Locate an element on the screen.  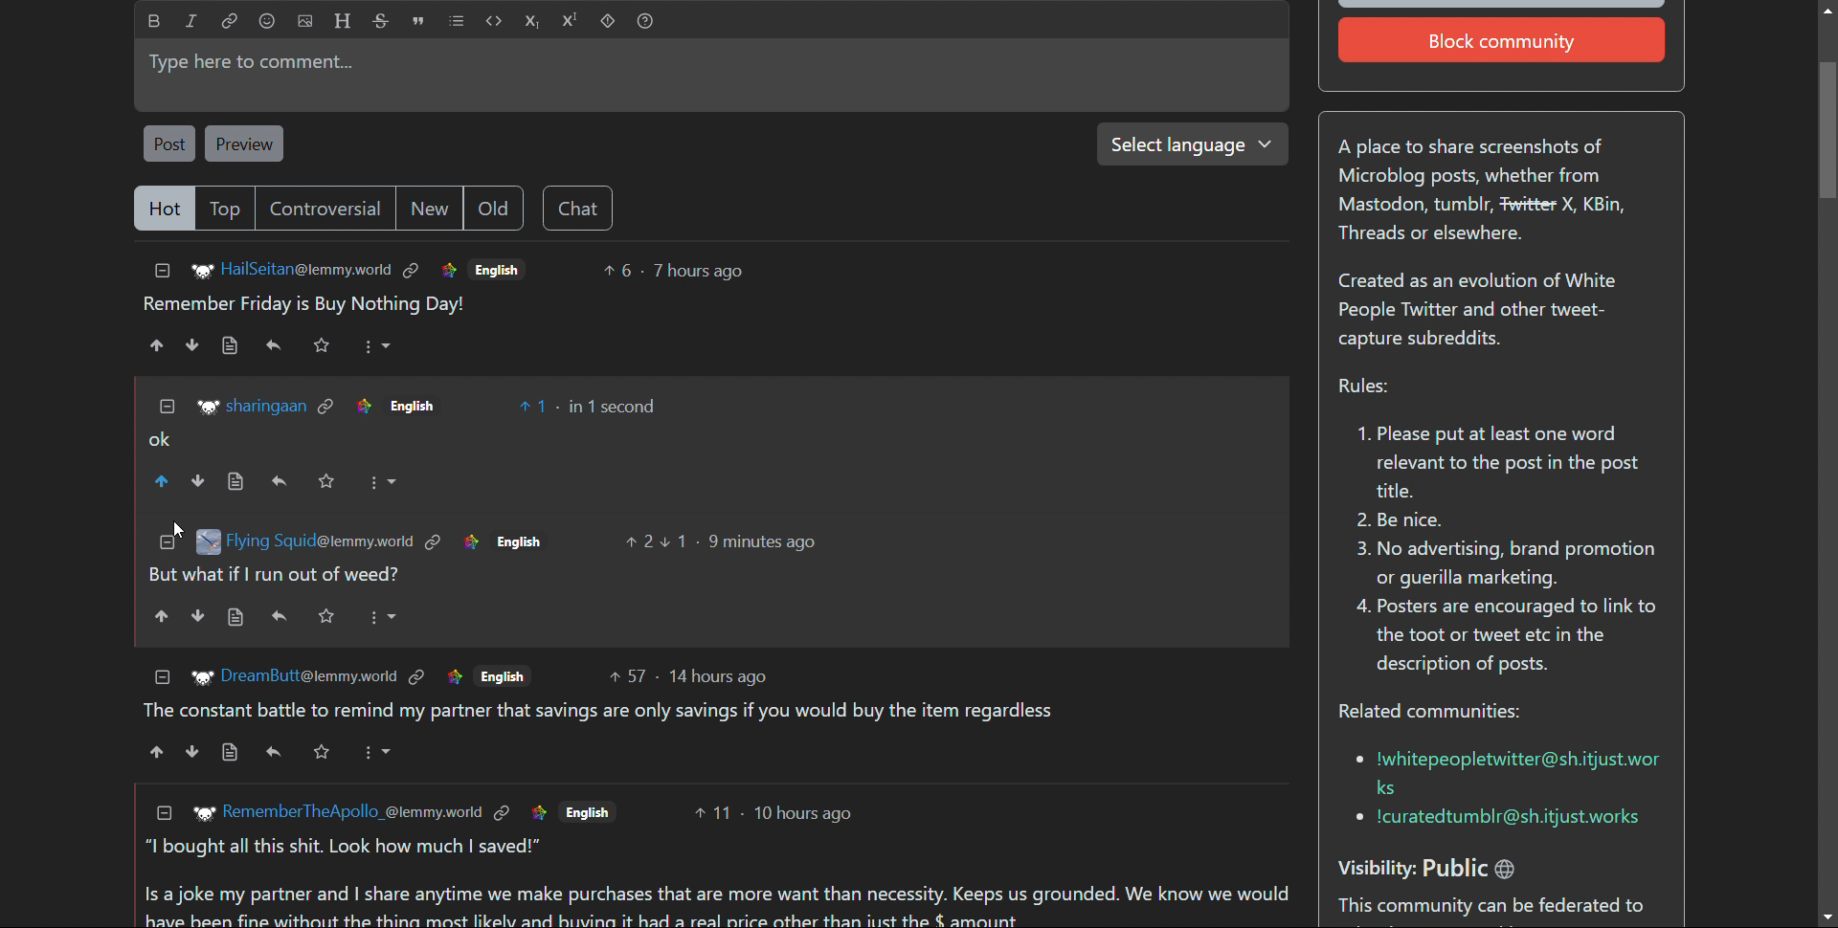
* lwhitepeopletwitter@sh.itjust.wor
ks is located at coordinates (1503, 770).